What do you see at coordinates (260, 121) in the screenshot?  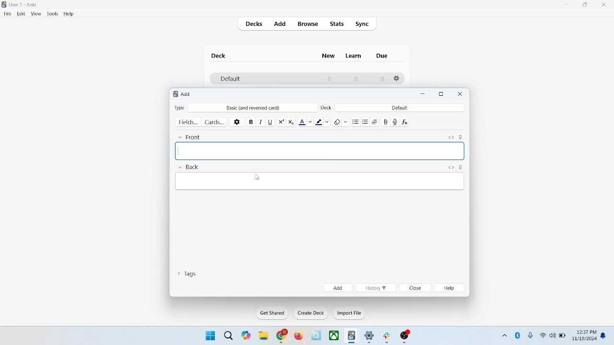 I see `italics` at bounding box center [260, 121].